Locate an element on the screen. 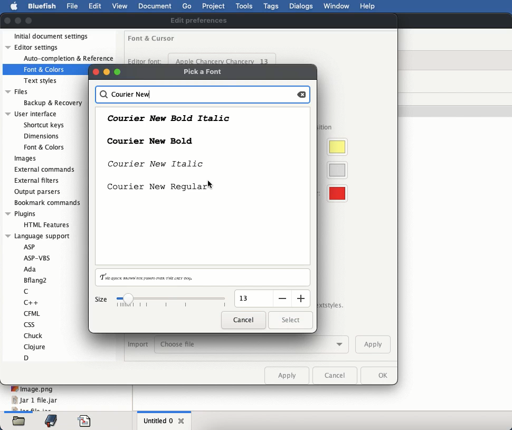 This screenshot has height=430, width=512. code is located at coordinates (86, 421).